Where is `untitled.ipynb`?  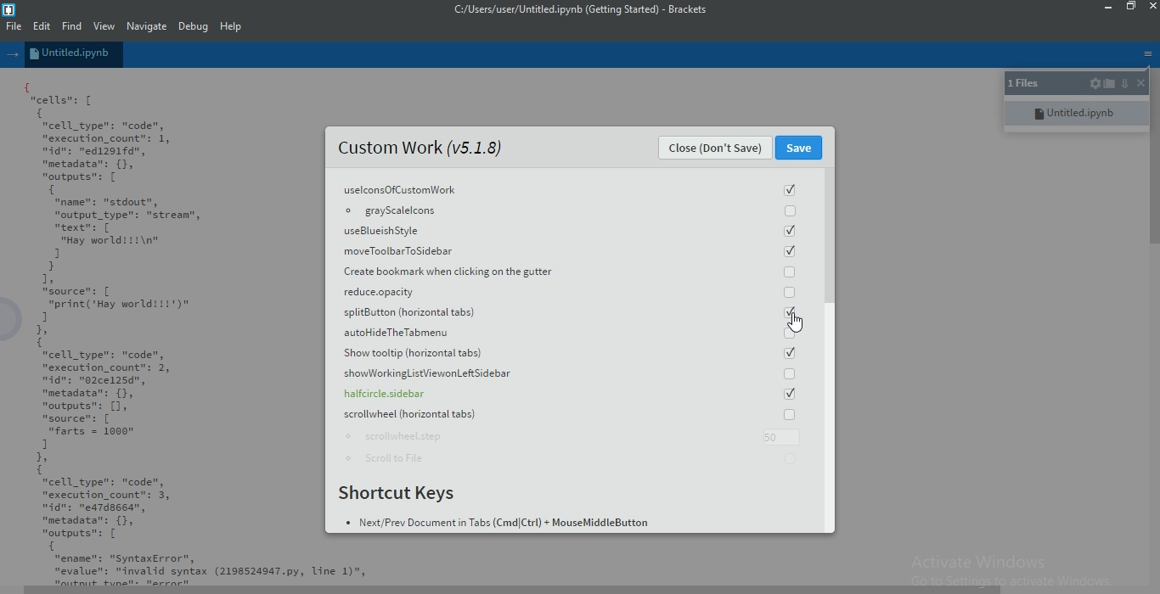
untitled.ipynb is located at coordinates (1074, 112).